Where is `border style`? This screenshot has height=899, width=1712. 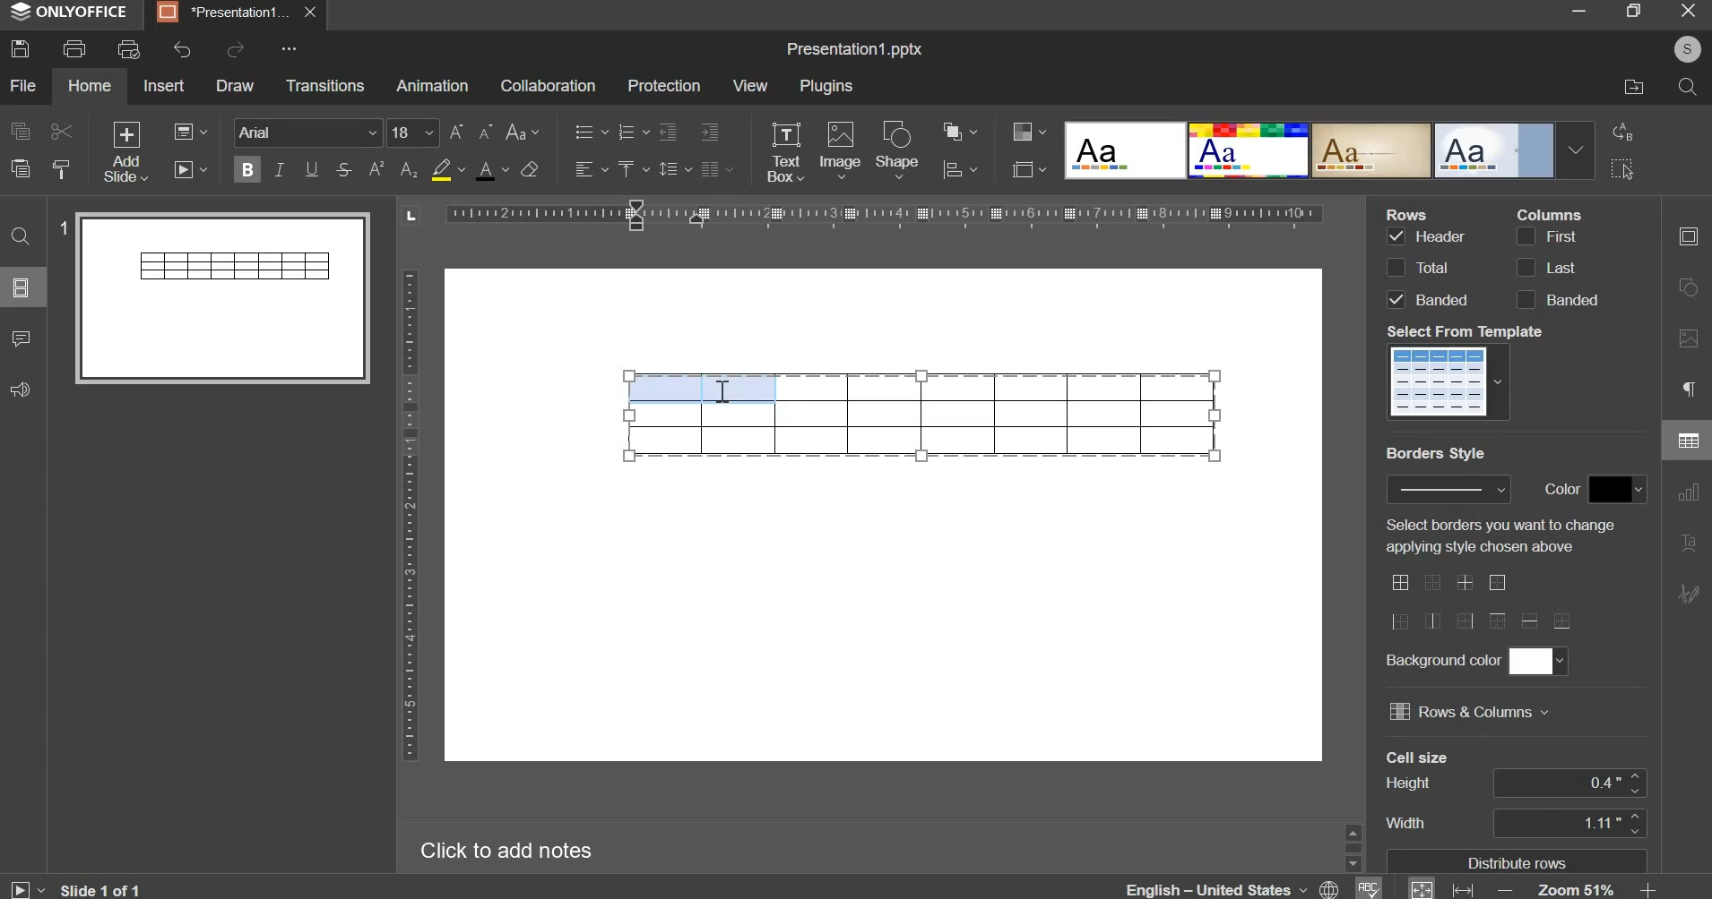
border style is located at coordinates (1574, 489).